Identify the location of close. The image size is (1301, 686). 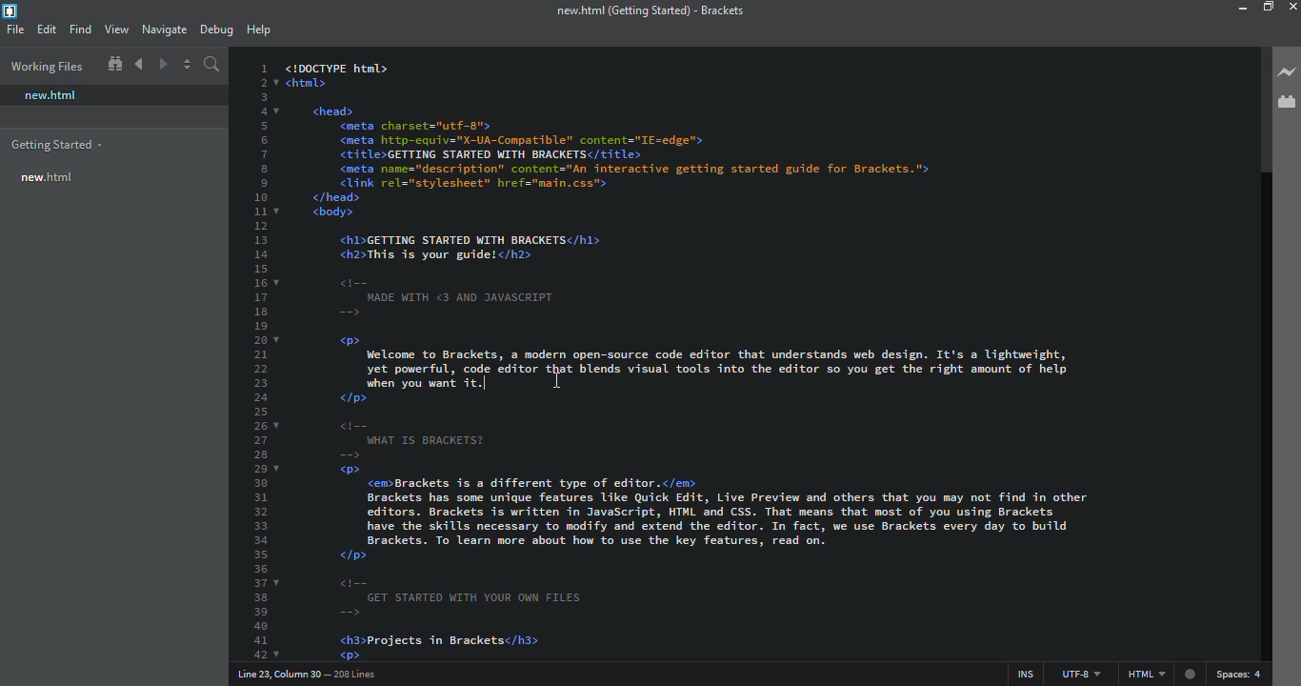
(1296, 6).